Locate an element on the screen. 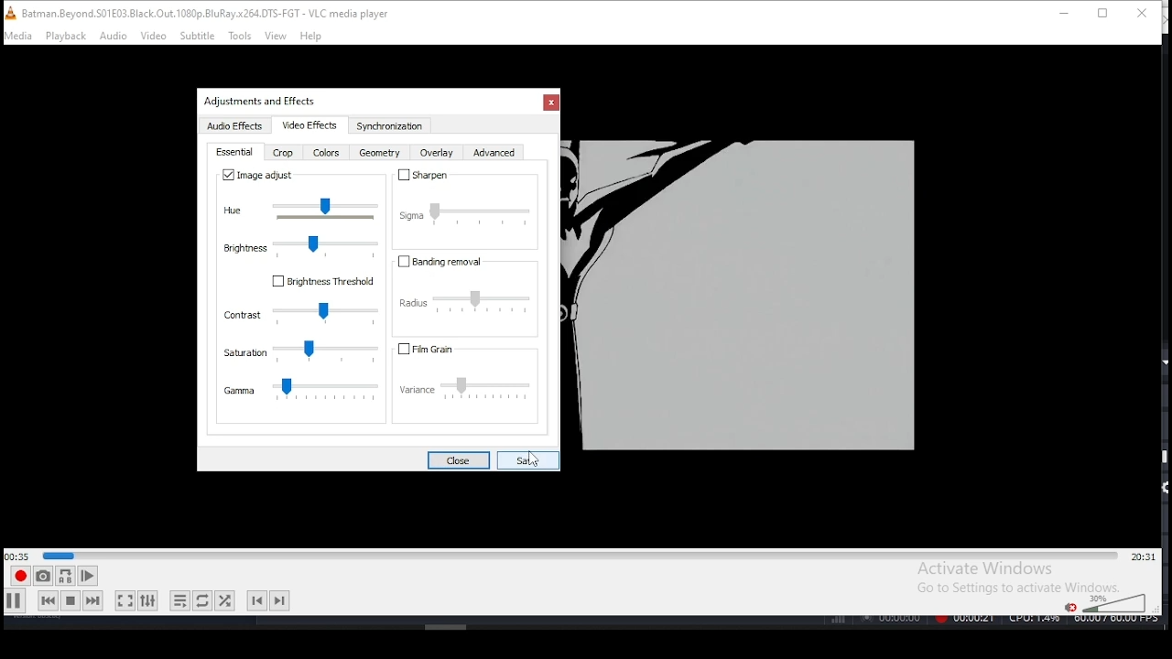 The height and width of the screenshot is (659, 1172). minimize is located at coordinates (1060, 13).